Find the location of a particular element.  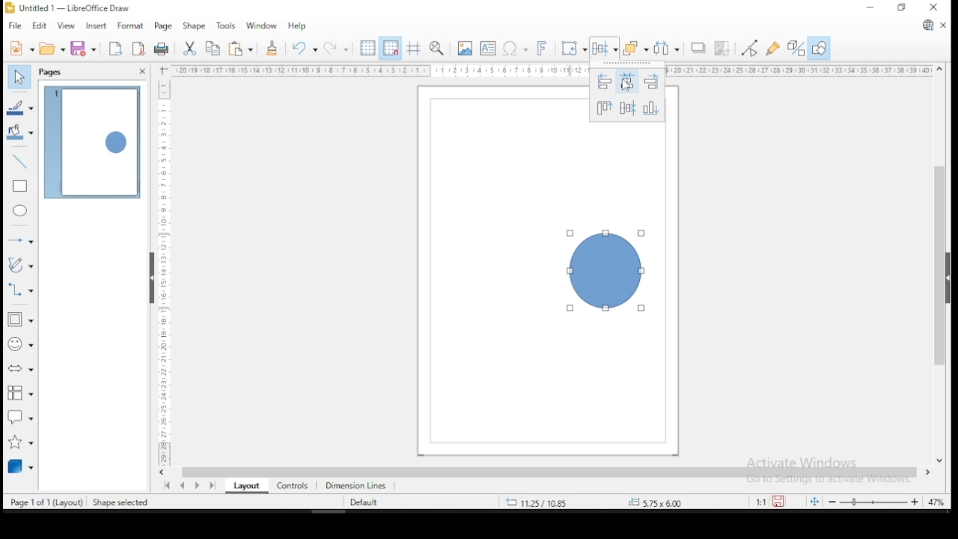

horizontal scale is located at coordinates (552, 70).